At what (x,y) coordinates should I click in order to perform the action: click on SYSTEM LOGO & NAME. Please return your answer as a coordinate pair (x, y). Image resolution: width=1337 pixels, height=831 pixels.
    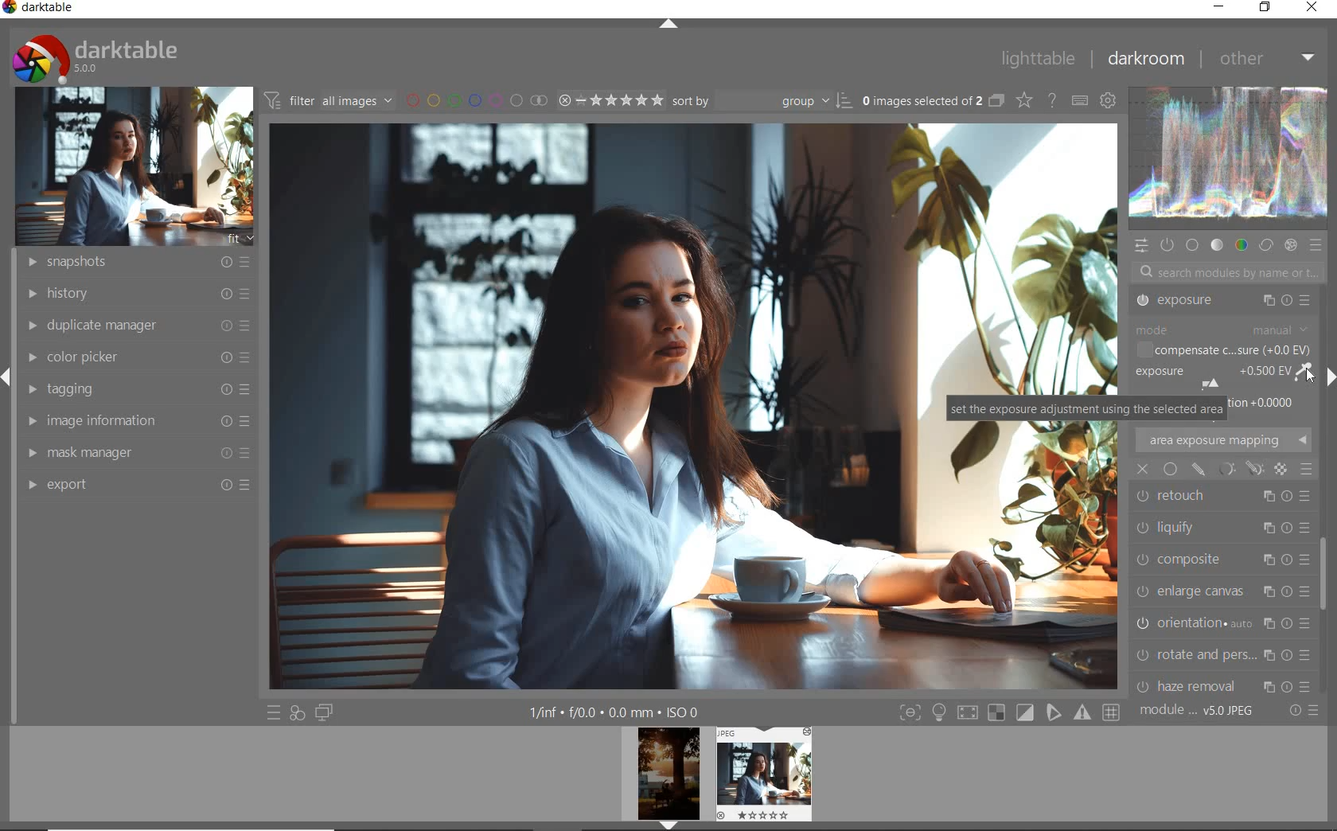
    Looking at the image, I should click on (94, 57).